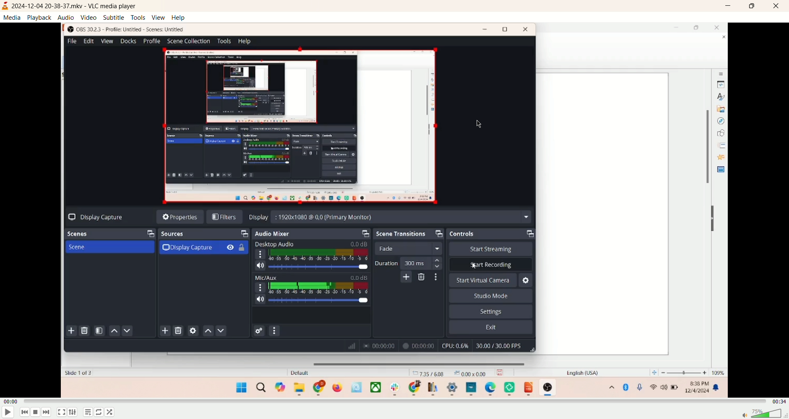 The width and height of the screenshot is (789, 419). What do you see at coordinates (757, 413) in the screenshot?
I see `volume bar` at bounding box center [757, 413].